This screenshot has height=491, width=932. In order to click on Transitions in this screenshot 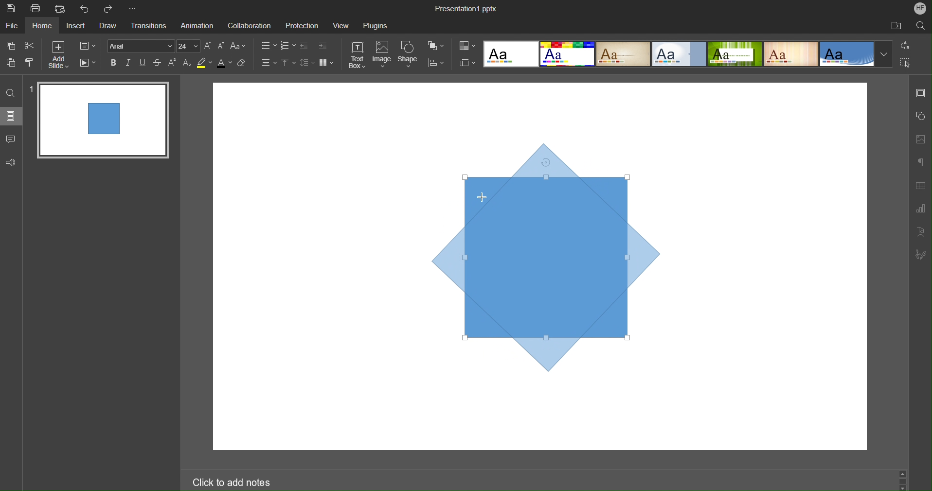, I will do `click(147, 25)`.